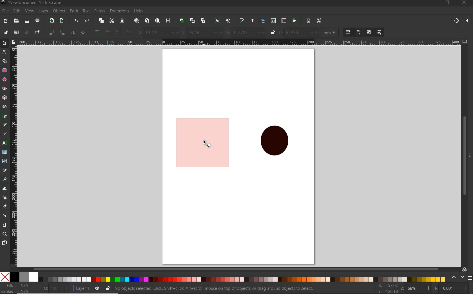 The height and width of the screenshot is (294, 473). Describe the element at coordinates (38, 21) in the screenshot. I see `print` at that location.